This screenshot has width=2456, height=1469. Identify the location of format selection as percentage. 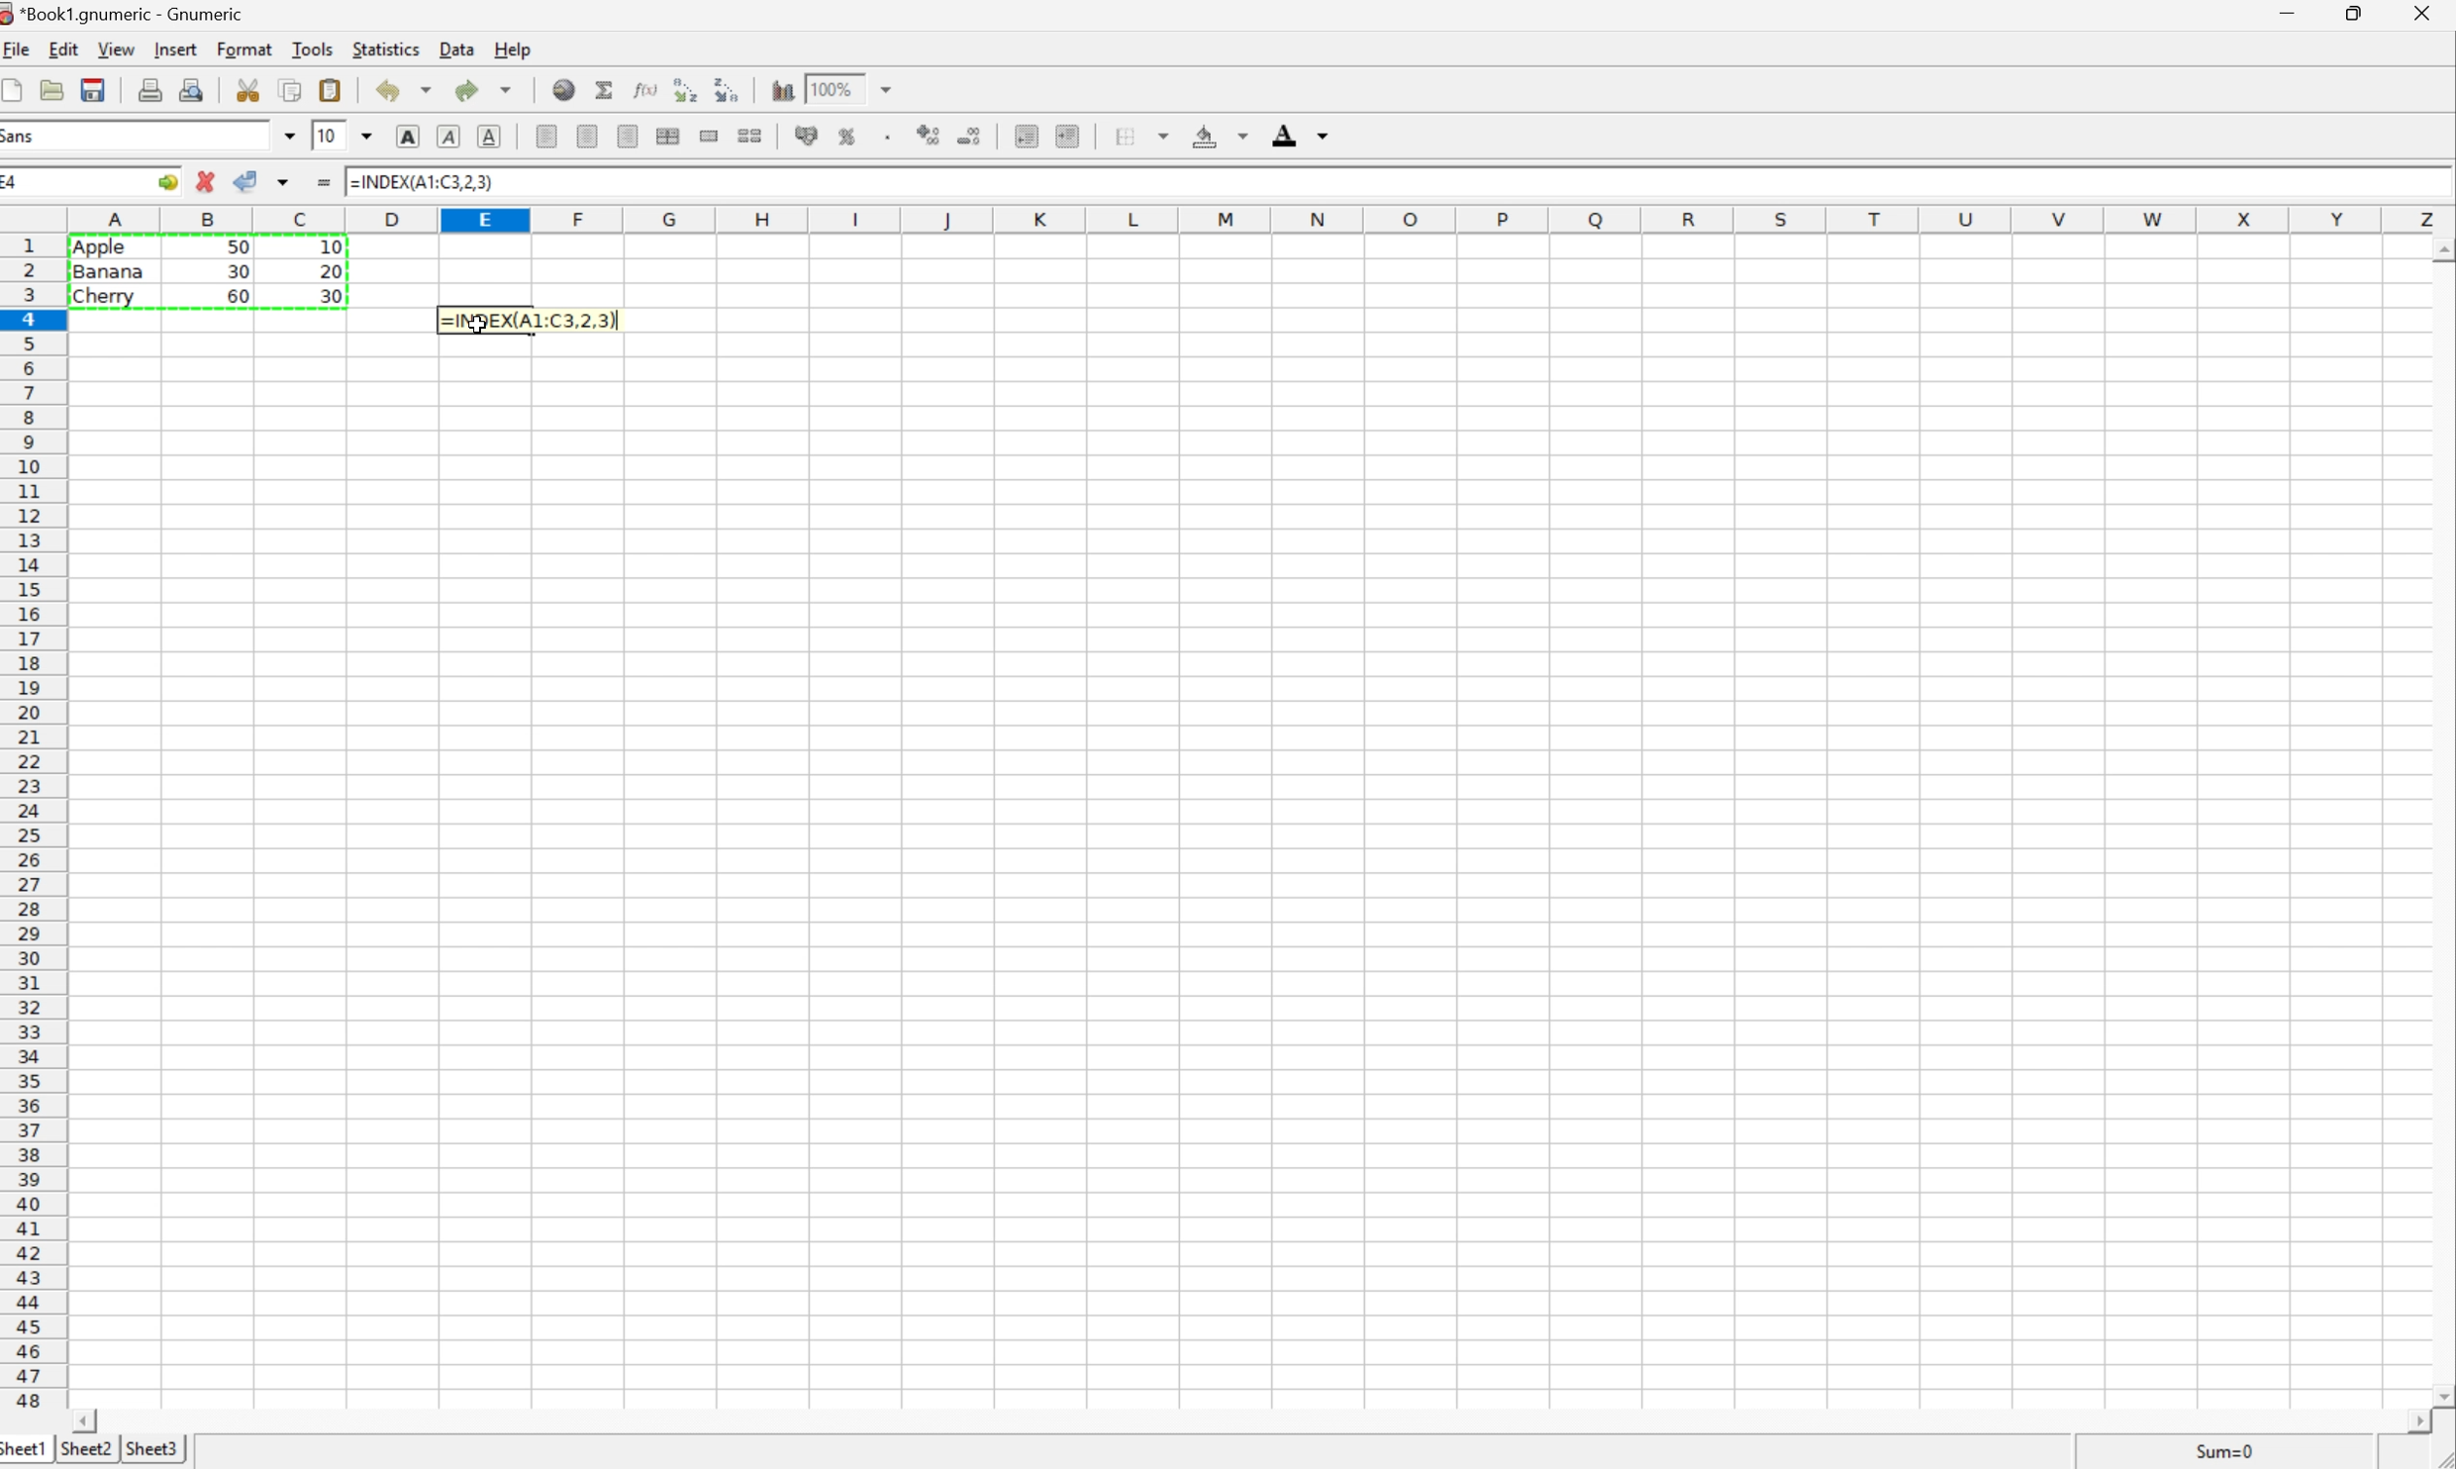
(852, 139).